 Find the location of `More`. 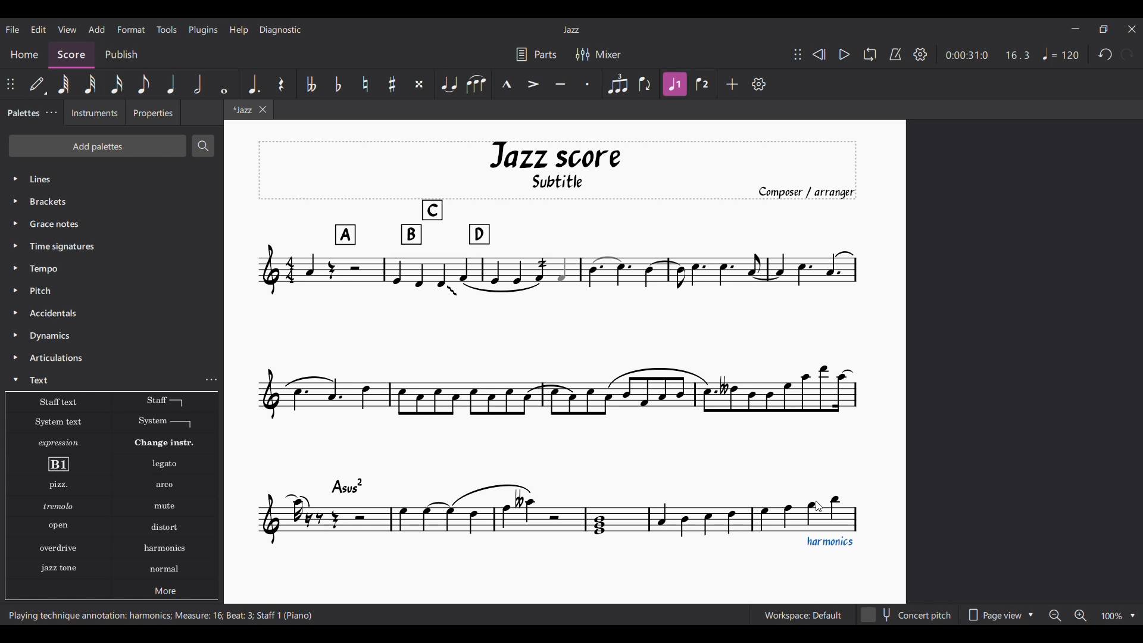

More is located at coordinates (167, 593).